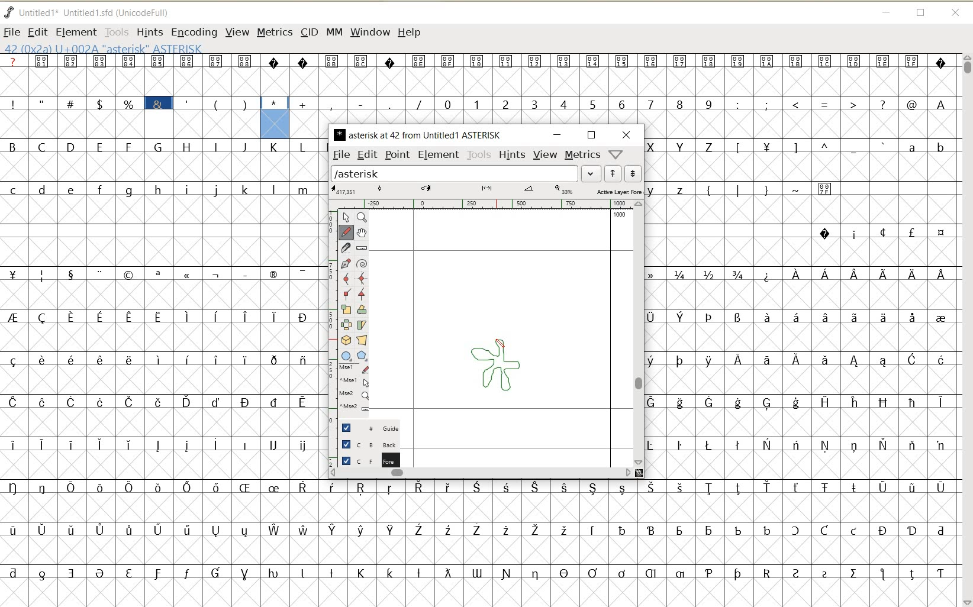 This screenshot has height=607, width=973. I want to click on draw a freehand curve, so click(346, 233).